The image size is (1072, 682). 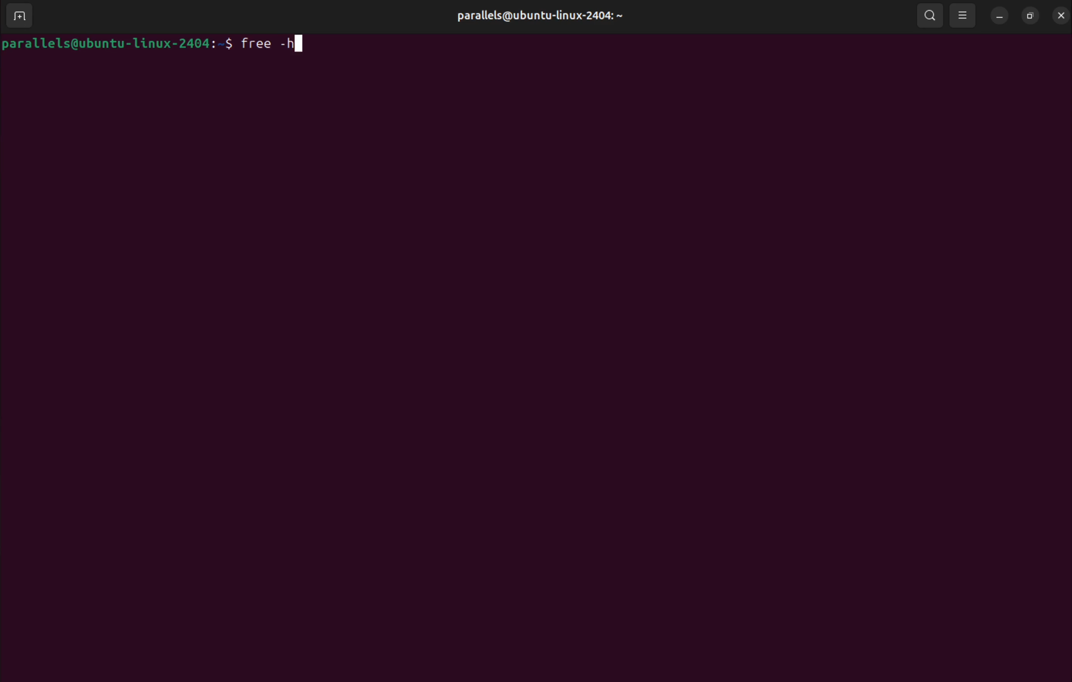 What do you see at coordinates (118, 45) in the screenshot?
I see `parallels@ubuntu-linux-2404:~$` at bounding box center [118, 45].